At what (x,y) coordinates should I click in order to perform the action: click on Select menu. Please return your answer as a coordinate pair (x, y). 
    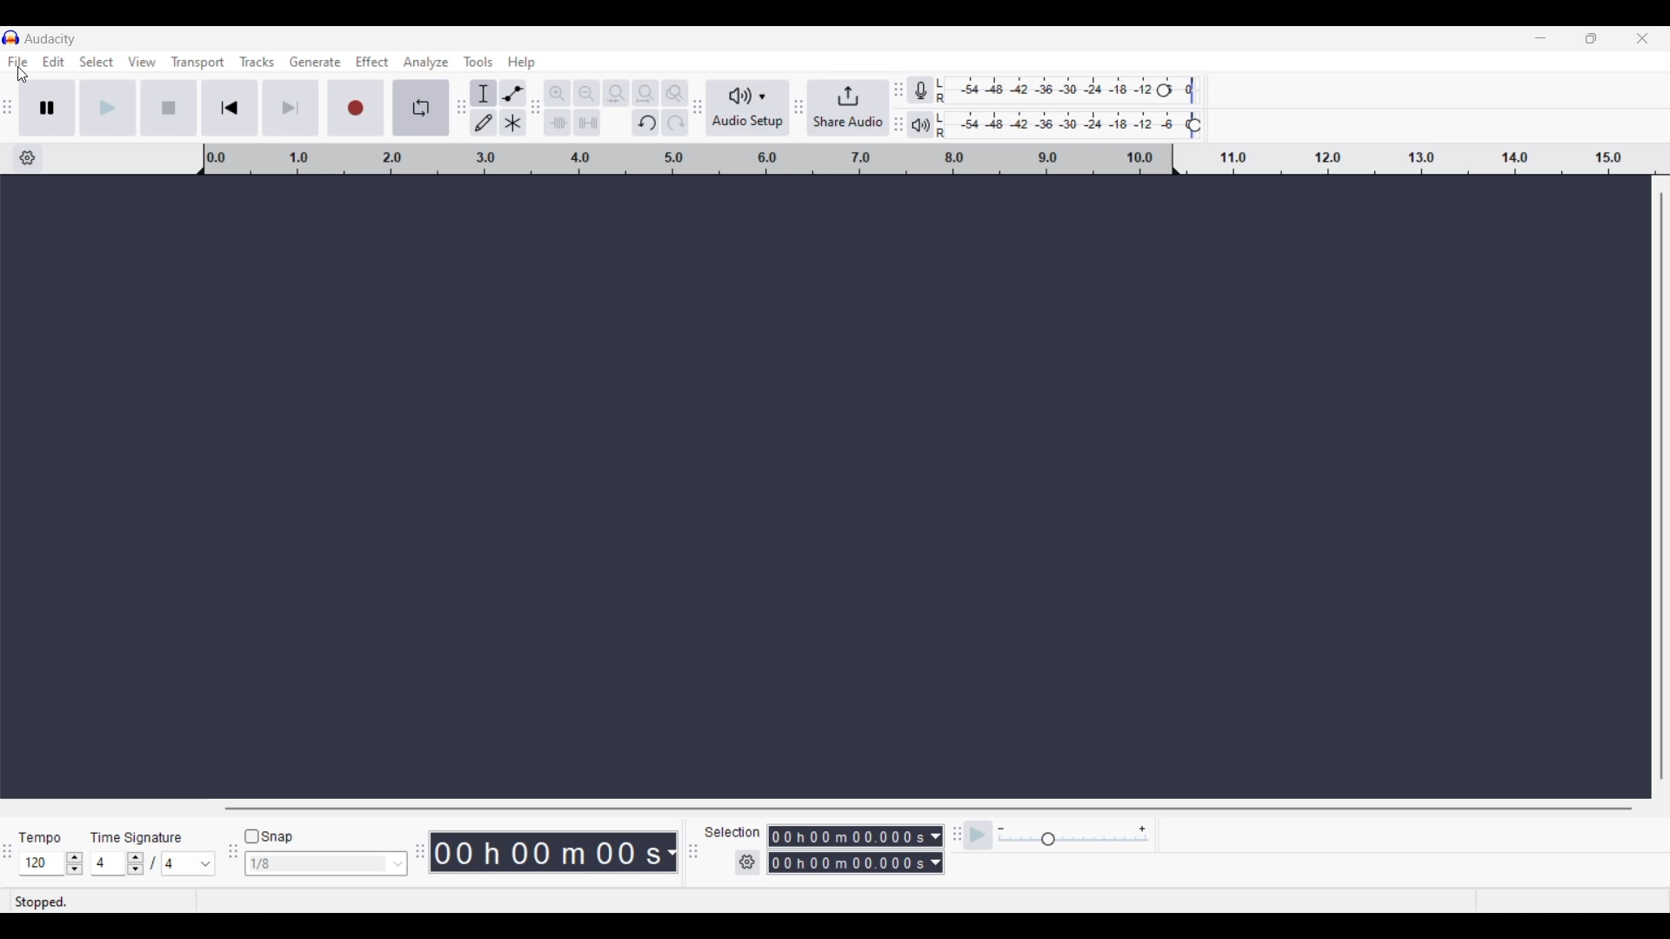
    Looking at the image, I should click on (97, 62).